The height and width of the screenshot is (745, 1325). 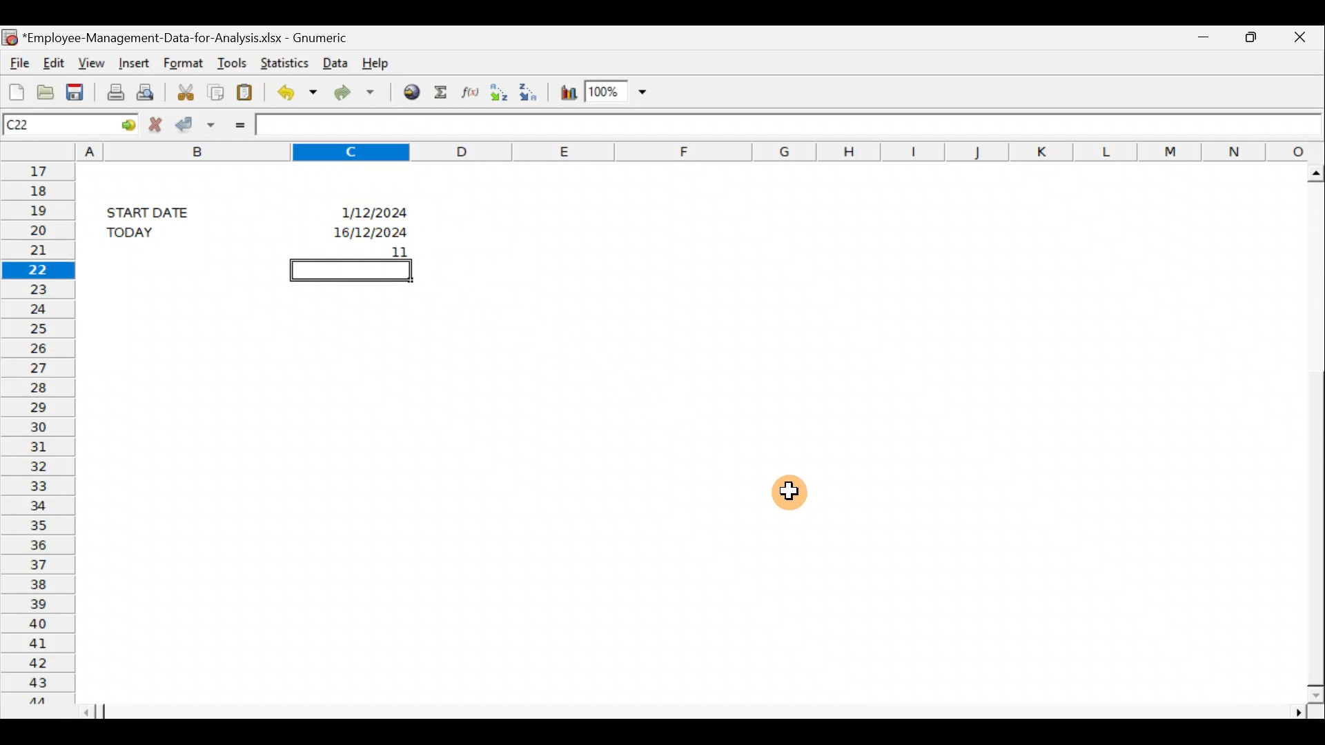 What do you see at coordinates (796, 490) in the screenshot?
I see `Cursor` at bounding box center [796, 490].